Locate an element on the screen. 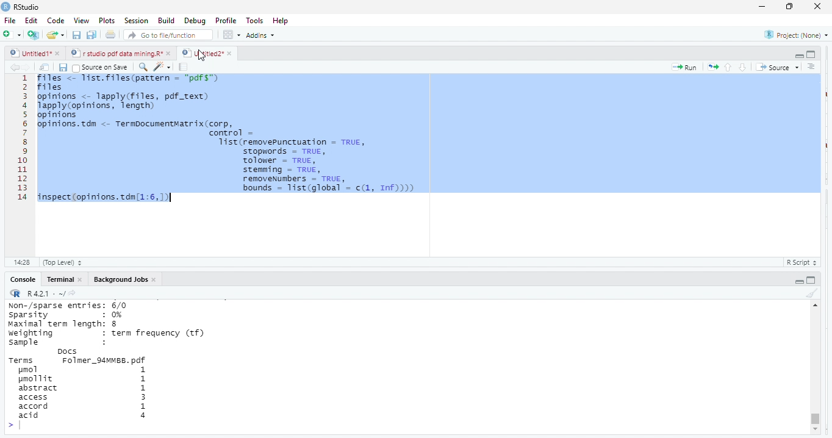 The image size is (832, 438). clear console is located at coordinates (811, 292).